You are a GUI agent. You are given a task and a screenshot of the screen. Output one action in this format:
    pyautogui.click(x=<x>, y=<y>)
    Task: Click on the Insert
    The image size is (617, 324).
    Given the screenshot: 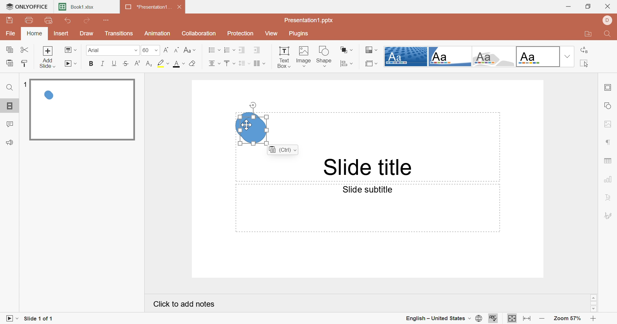 What is the action you would take?
    pyautogui.click(x=61, y=33)
    